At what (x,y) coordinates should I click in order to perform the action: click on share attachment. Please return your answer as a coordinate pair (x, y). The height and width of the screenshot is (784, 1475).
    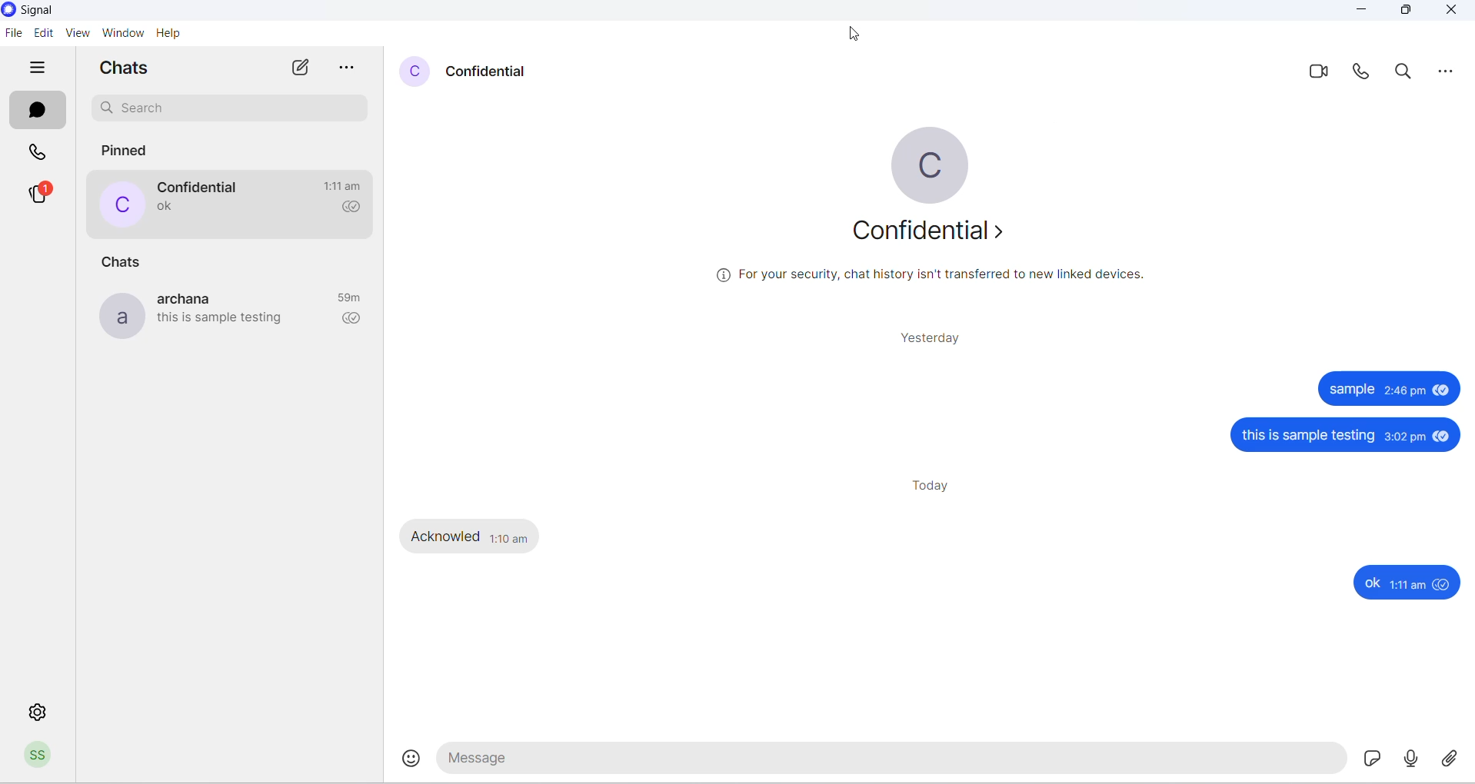
    Looking at the image, I should click on (1455, 761).